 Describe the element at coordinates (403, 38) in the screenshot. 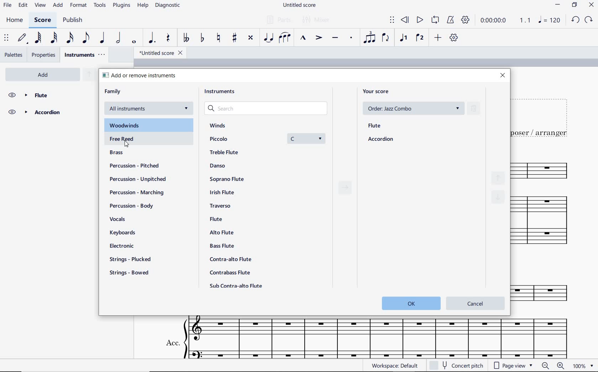

I see `voice1` at that location.